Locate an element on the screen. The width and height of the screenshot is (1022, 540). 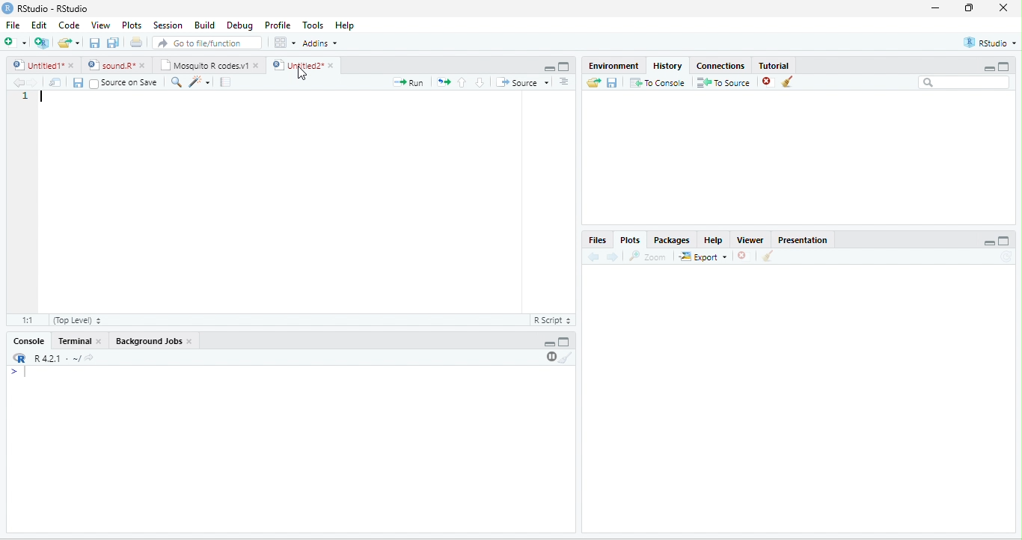
minimize is located at coordinates (936, 7).